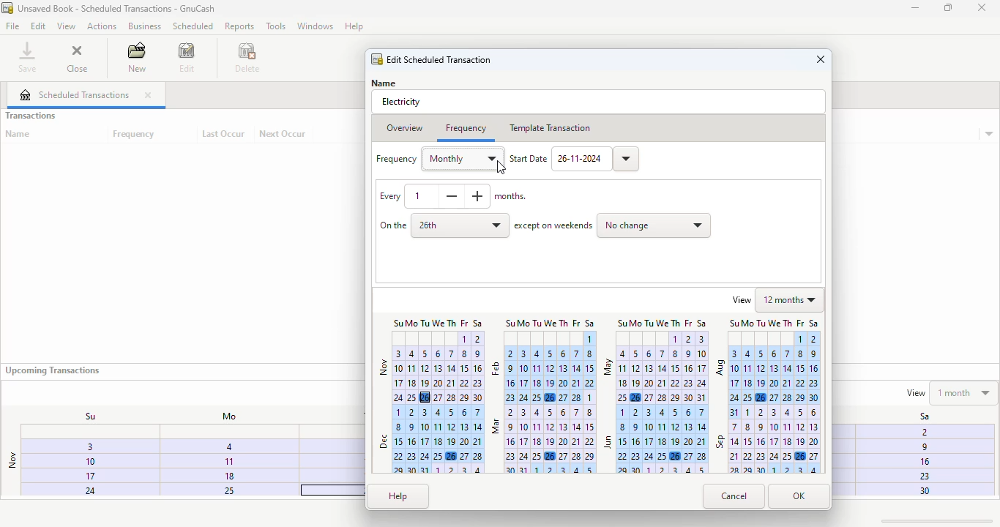 This screenshot has width=1000, height=527. What do you see at coordinates (228, 446) in the screenshot?
I see `4` at bounding box center [228, 446].